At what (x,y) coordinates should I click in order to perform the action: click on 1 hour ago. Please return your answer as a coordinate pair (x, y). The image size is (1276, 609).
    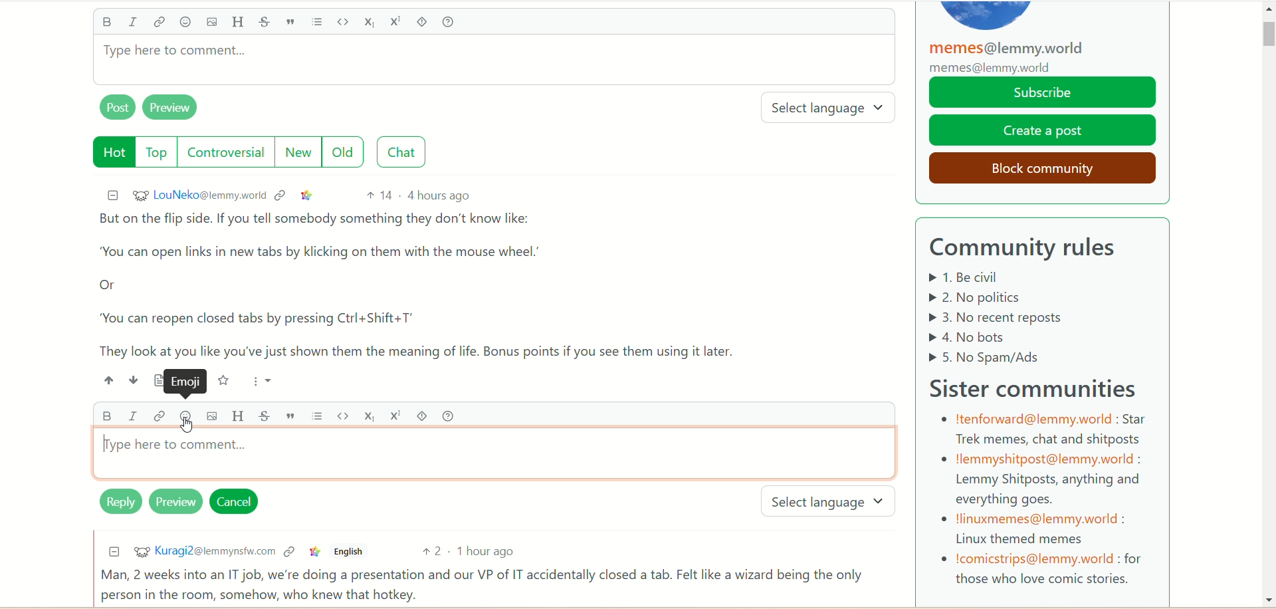
    Looking at the image, I should click on (492, 552).